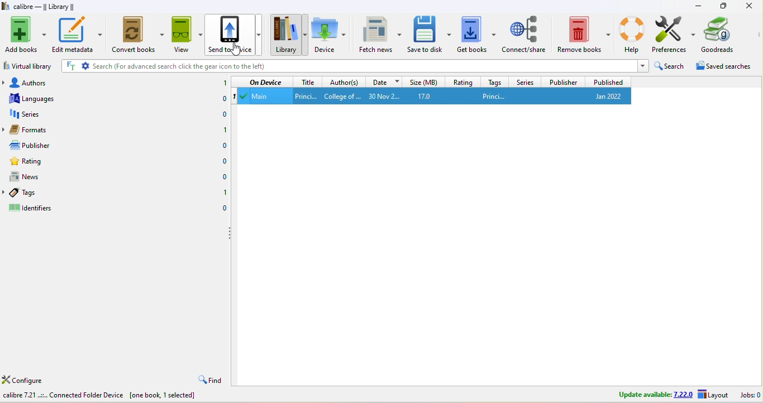 The width and height of the screenshot is (763, 403). I want to click on remove books, so click(584, 35).